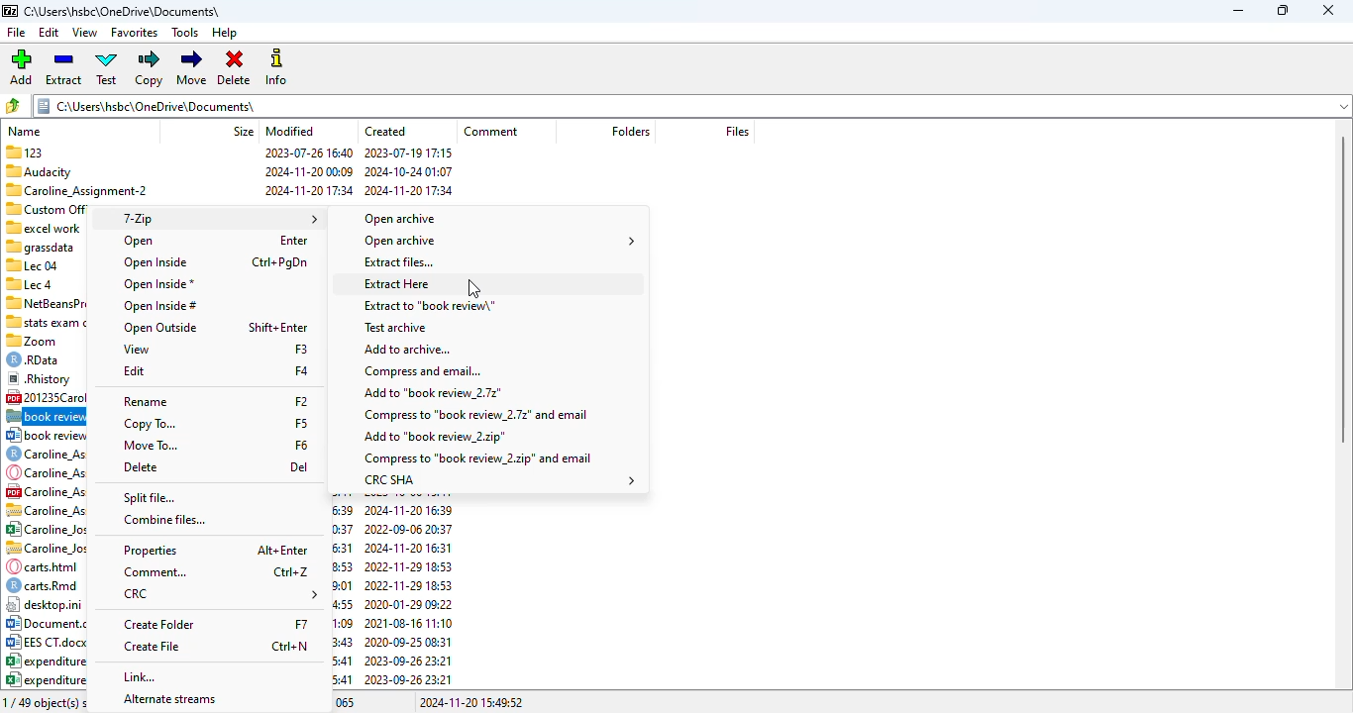  What do you see at coordinates (300, 445) in the screenshot?
I see `shortcut for move to` at bounding box center [300, 445].